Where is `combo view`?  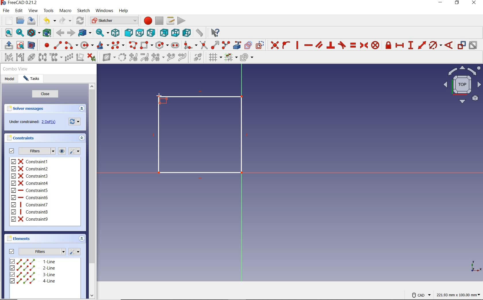
combo view is located at coordinates (16, 70).